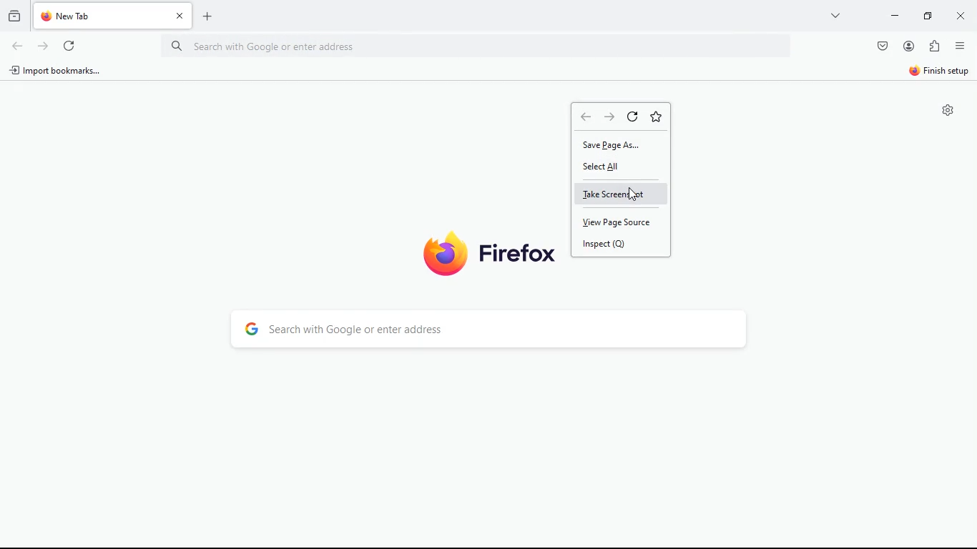 The height and width of the screenshot is (549, 977). I want to click on more, so click(836, 15).